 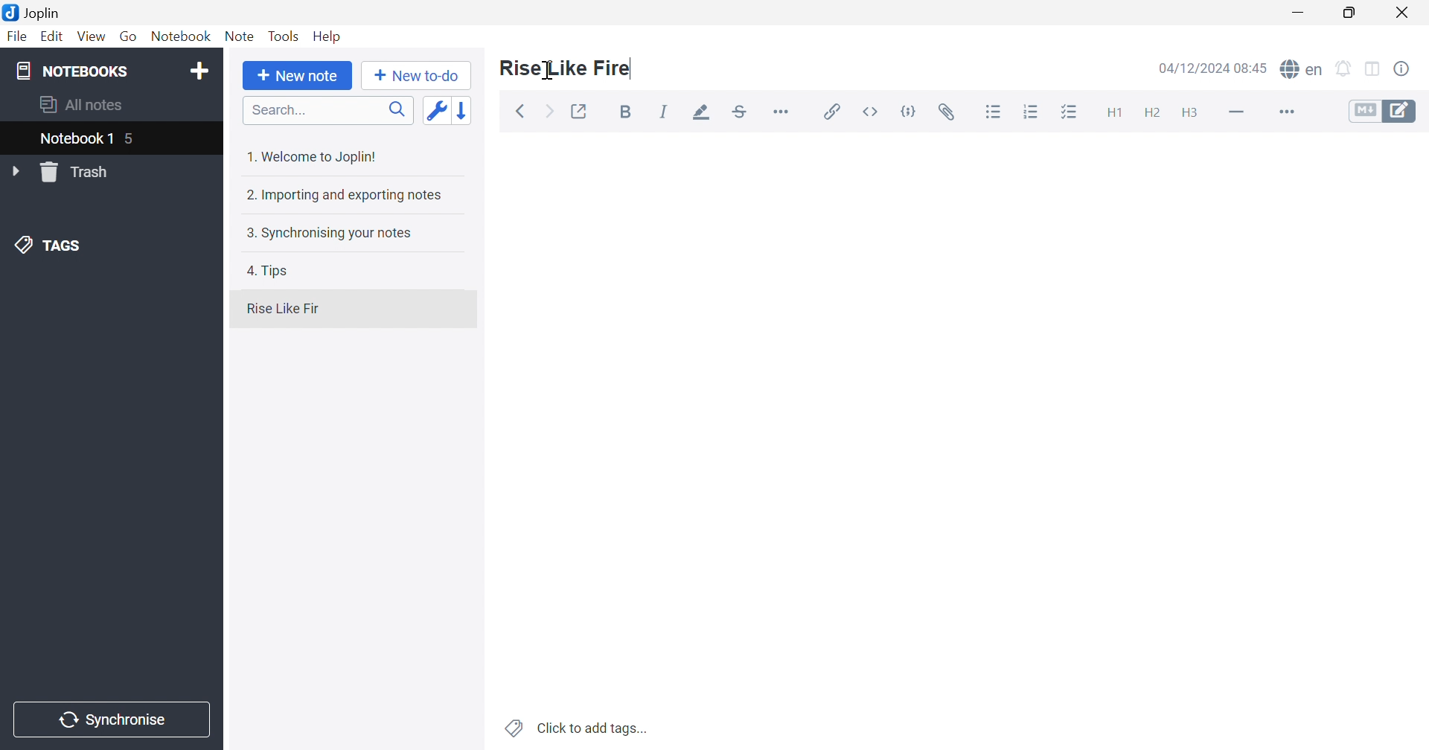 I want to click on Horizontal line, so click(x=1236, y=113).